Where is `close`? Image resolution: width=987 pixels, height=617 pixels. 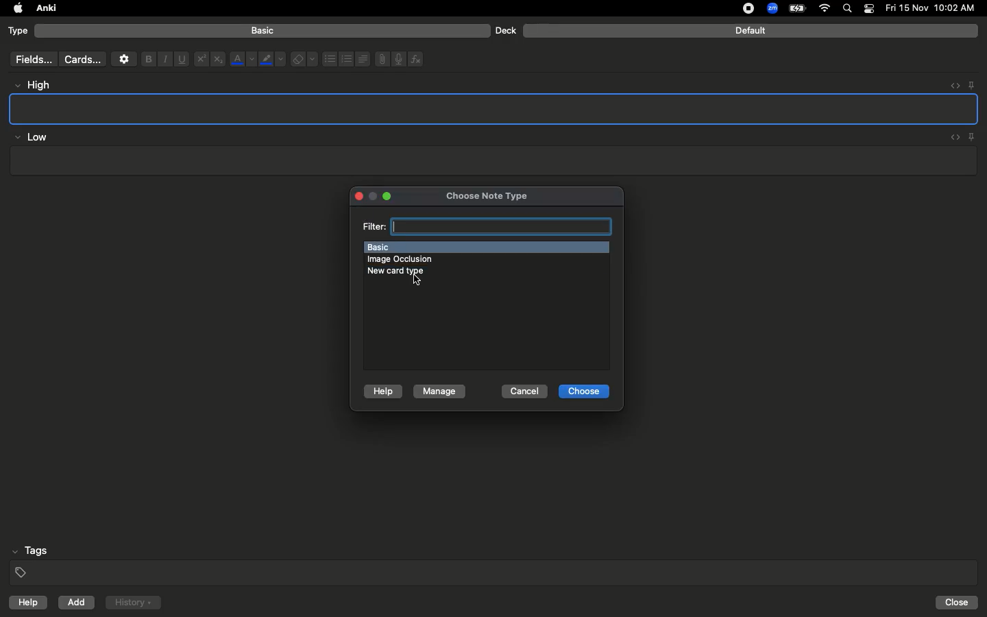 close is located at coordinates (356, 197).